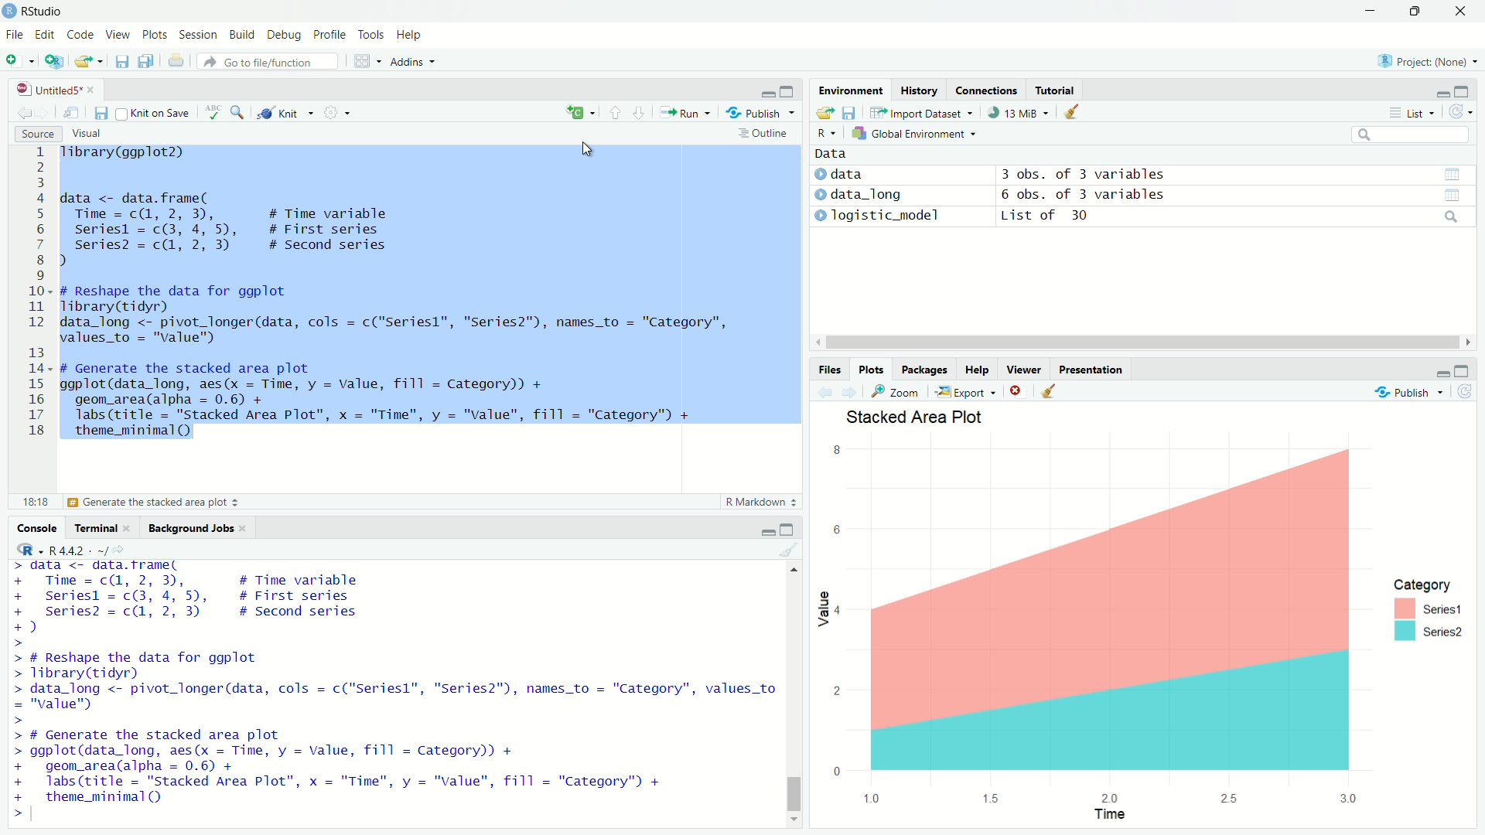 This screenshot has height=835, width=1485. What do you see at coordinates (1453, 173) in the screenshot?
I see `view` at bounding box center [1453, 173].